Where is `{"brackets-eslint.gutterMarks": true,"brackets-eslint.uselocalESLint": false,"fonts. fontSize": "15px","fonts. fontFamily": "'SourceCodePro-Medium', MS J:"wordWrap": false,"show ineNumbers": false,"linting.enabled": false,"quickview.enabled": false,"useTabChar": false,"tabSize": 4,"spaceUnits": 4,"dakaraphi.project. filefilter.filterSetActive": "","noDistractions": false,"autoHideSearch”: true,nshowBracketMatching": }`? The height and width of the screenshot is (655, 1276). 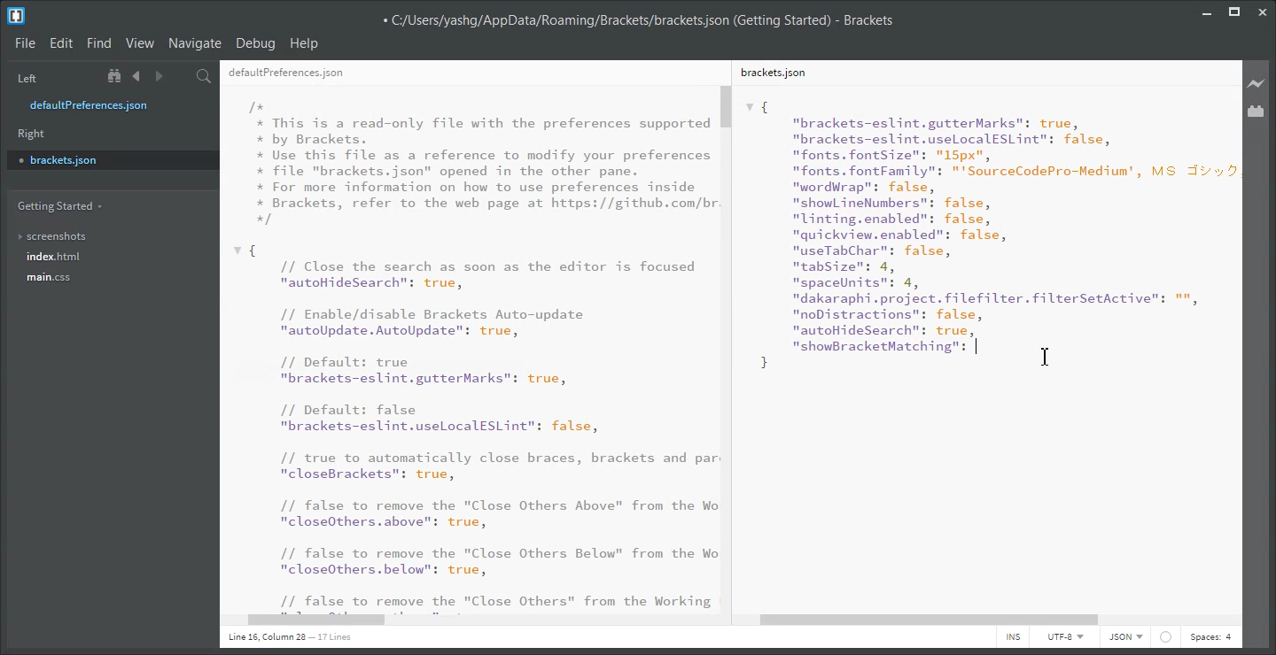
{"brackets-eslint.gutterMarks": true,"brackets-eslint.uselocalESLint": false,"fonts. fontSize": "15px","fonts. fontFamily": "'SourceCodePro-Medium', MS J:"wordWrap": false,"show ineNumbers": false,"linting.enabled": false,"quickview.enabled": false,"useTabChar": false,"tabSize": 4,"spaceUnits": 4,"dakaraphi.project. filefilter.filterSetActive": "","noDistractions": false,"autoHideSearch”: true,nshowBracketMatching": } is located at coordinates (990, 235).